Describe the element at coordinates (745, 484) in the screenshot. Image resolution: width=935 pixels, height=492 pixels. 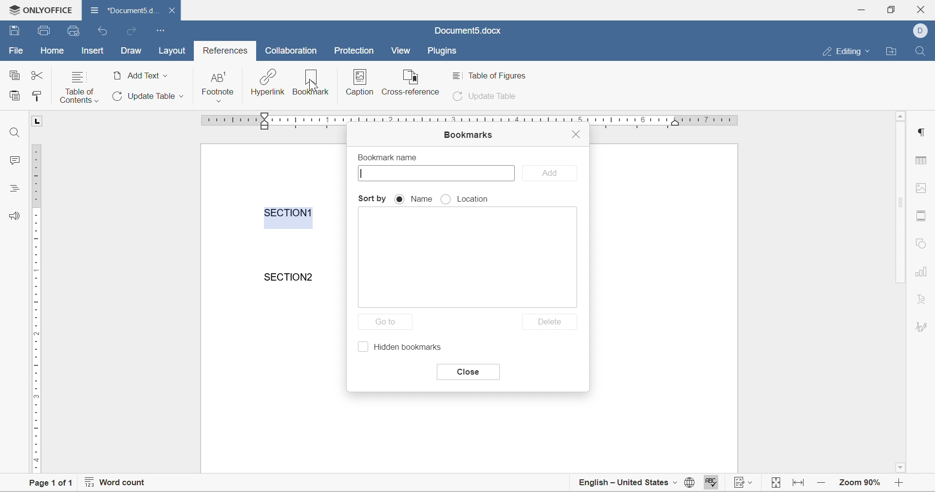
I see `track changes` at that location.